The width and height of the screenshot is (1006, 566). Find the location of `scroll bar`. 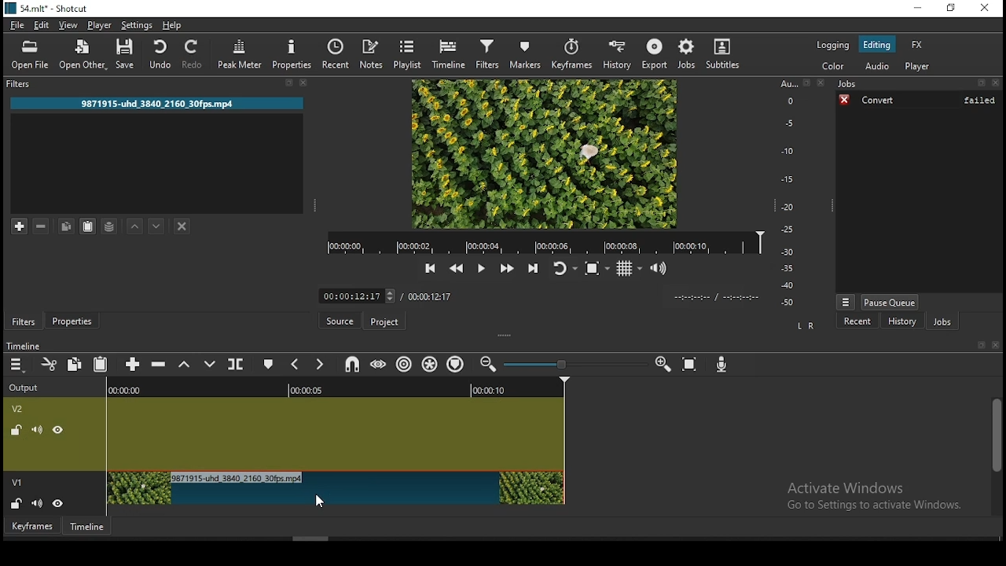

scroll bar is located at coordinates (993, 456).